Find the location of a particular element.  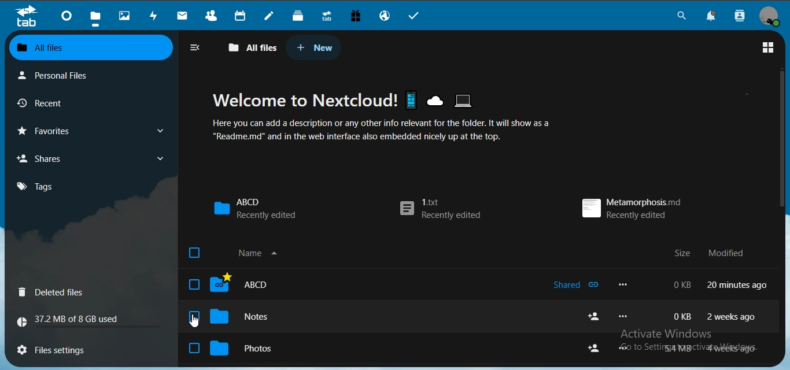

all files is located at coordinates (93, 47).